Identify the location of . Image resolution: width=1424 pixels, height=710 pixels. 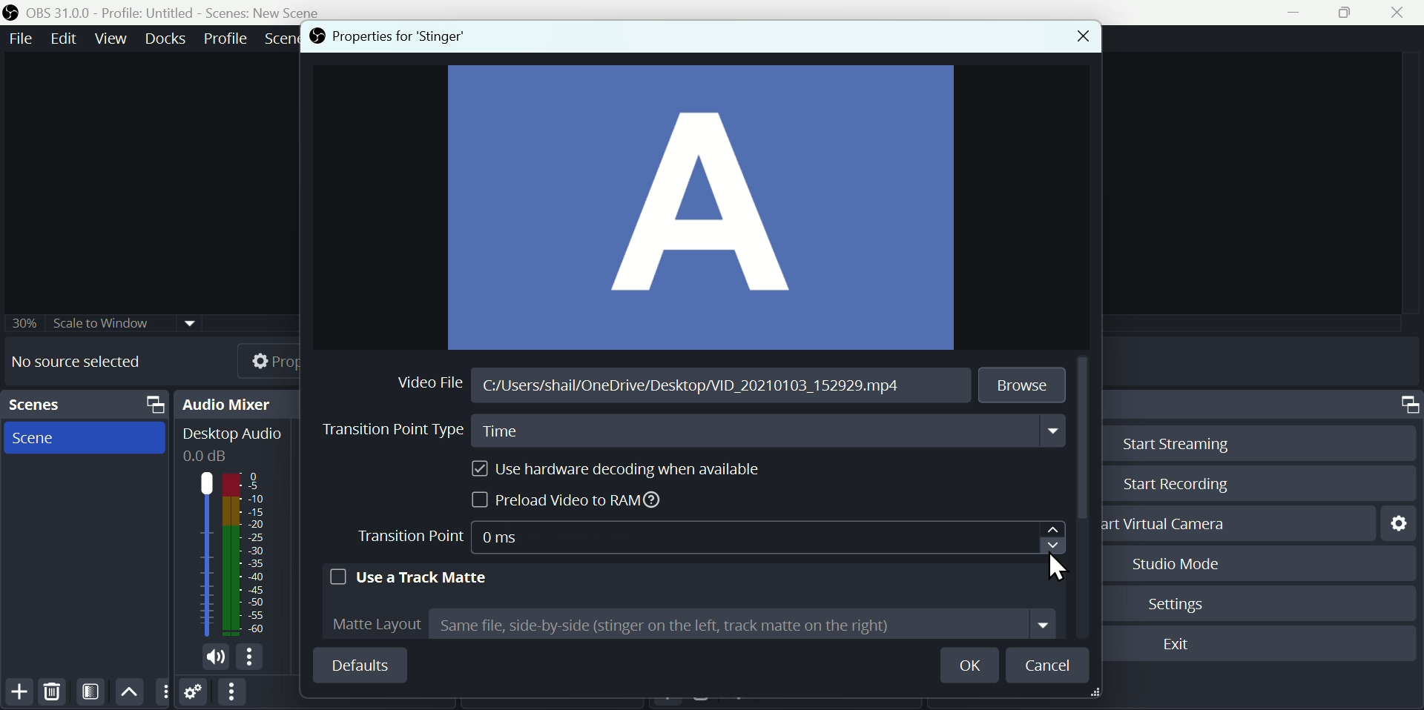
(18, 38).